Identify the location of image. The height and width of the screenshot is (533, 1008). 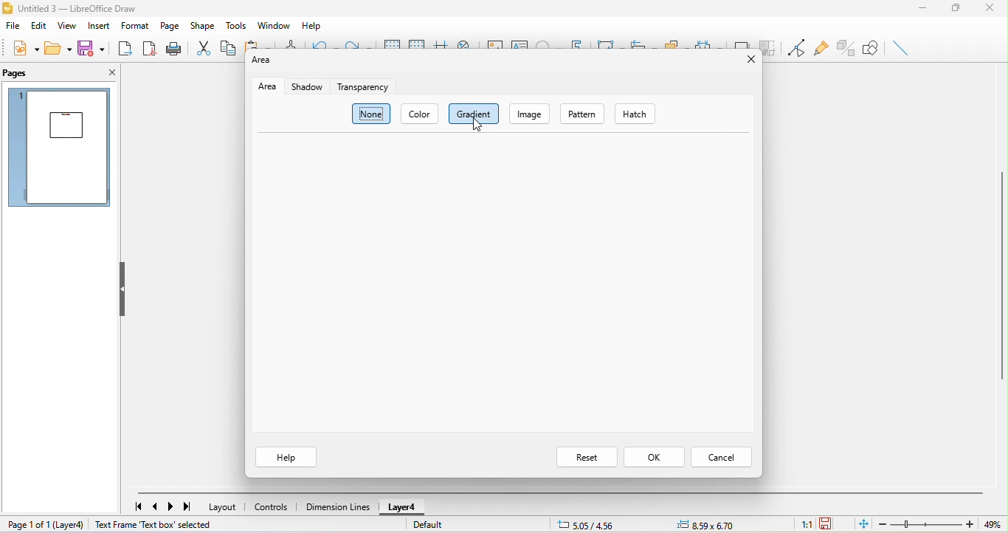
(492, 43).